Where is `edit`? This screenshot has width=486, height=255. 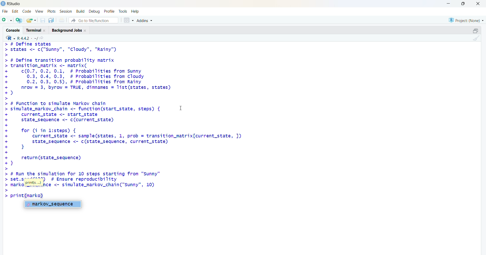
edit is located at coordinates (15, 11).